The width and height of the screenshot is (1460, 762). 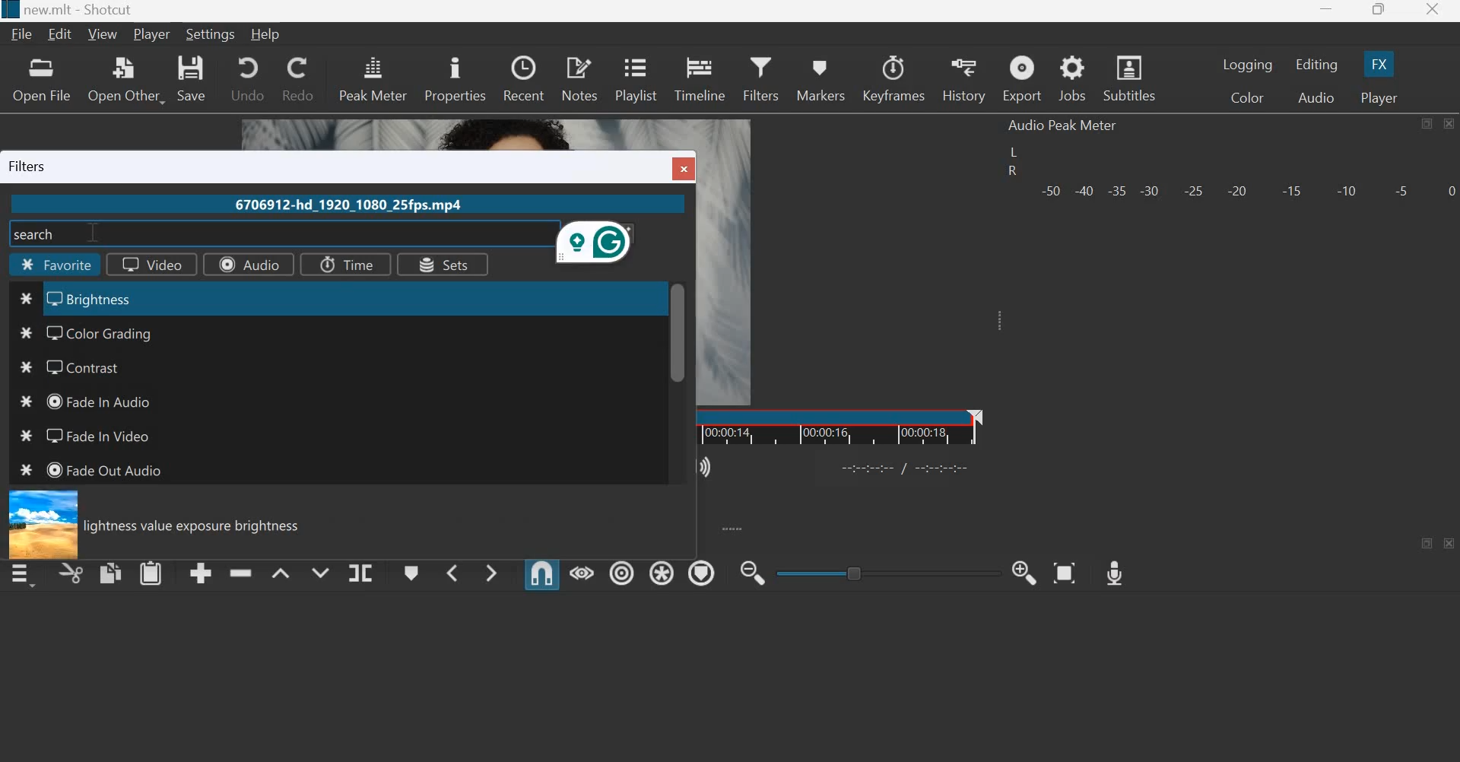 What do you see at coordinates (1377, 64) in the screenshot?
I see `FX` at bounding box center [1377, 64].